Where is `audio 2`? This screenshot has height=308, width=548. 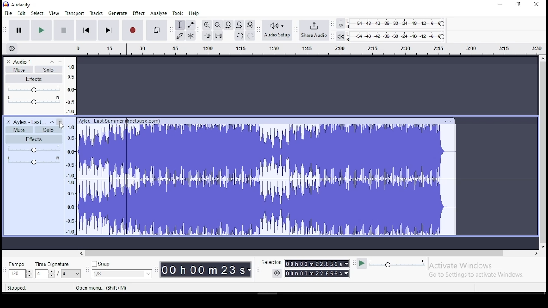
audio 2 is located at coordinates (29, 122).